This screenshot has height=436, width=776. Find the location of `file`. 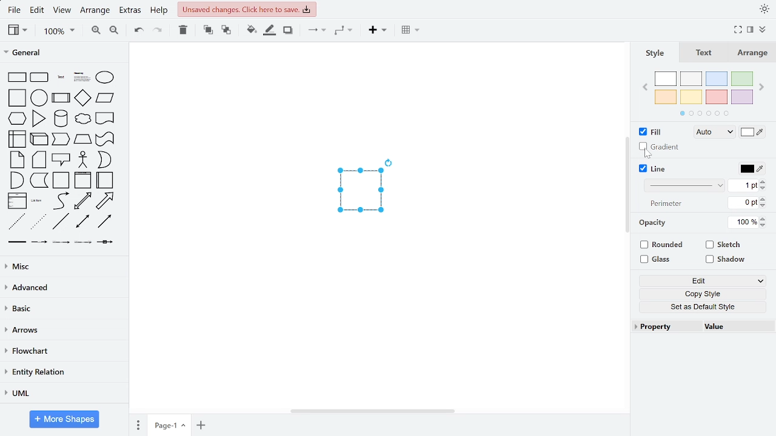

file is located at coordinates (13, 10).